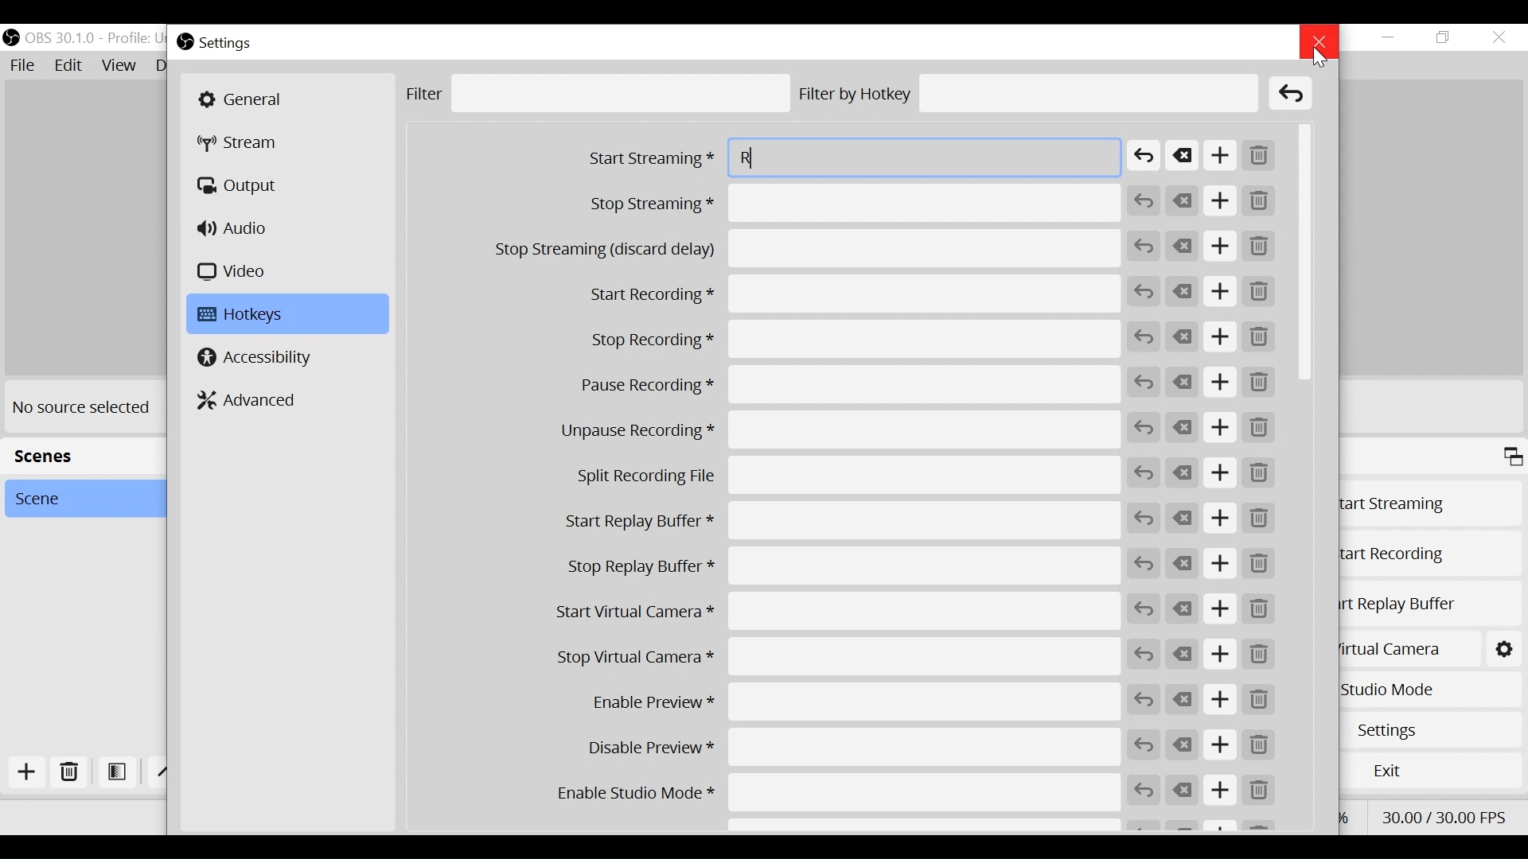 The width and height of the screenshot is (1528, 859). What do you see at coordinates (288, 313) in the screenshot?
I see `Hotkeys` at bounding box center [288, 313].